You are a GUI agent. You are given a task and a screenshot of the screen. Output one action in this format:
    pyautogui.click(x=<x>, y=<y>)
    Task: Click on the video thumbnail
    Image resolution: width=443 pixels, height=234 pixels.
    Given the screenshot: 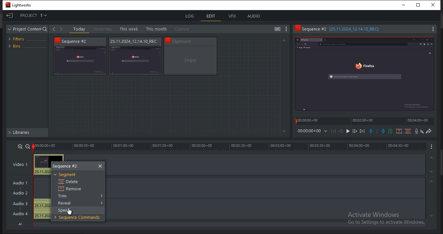 What is the action you would take?
    pyautogui.click(x=136, y=61)
    